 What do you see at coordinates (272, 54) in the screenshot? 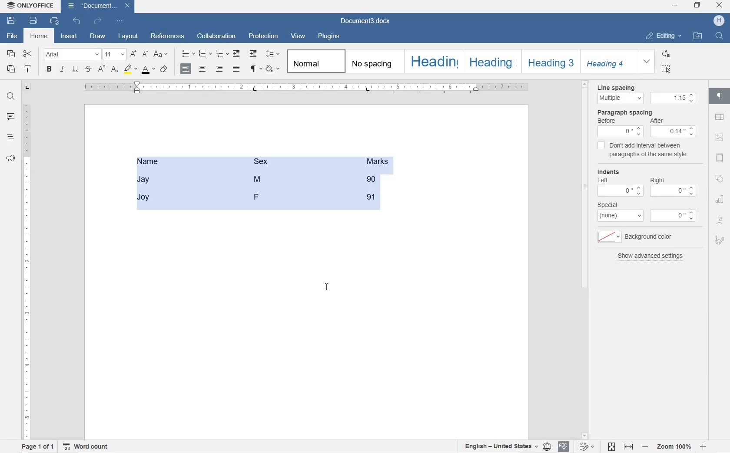
I see `PARAGRAPH LINE SPACING` at bounding box center [272, 54].